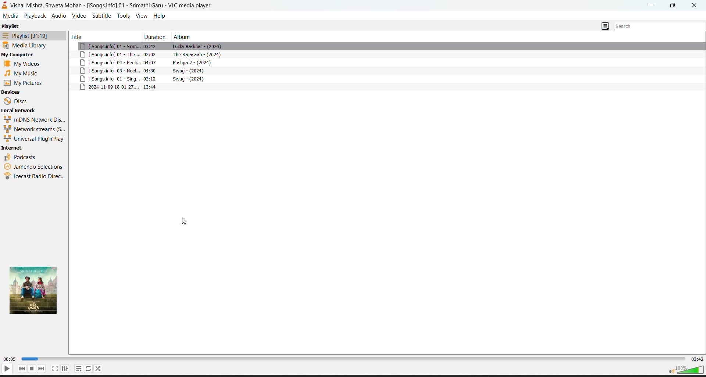 The height and width of the screenshot is (377, 706). I want to click on discs, so click(17, 101).